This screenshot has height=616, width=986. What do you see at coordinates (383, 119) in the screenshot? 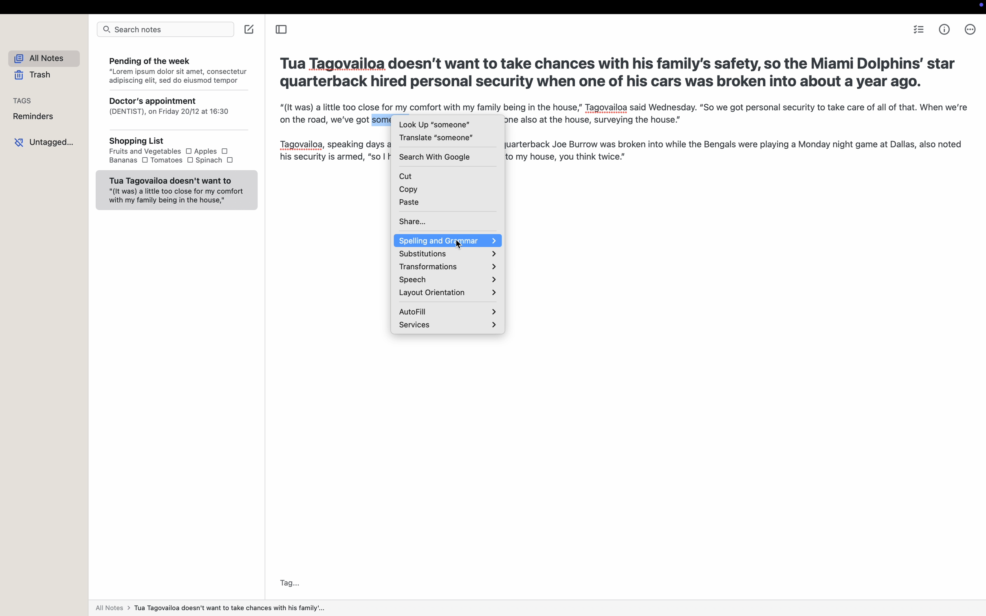
I see `someone` at bounding box center [383, 119].